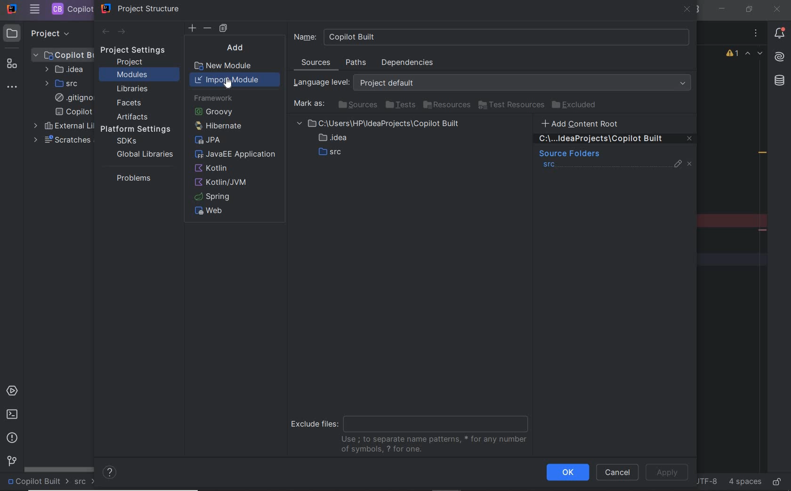 The image size is (791, 491). I want to click on JavaEE Application, so click(236, 155).